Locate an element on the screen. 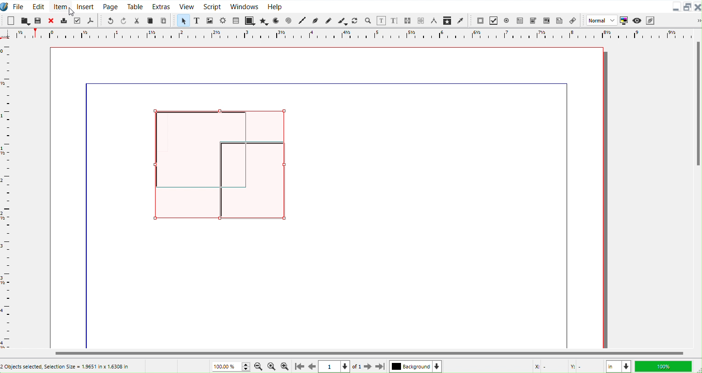  Edit is located at coordinates (38, 5).